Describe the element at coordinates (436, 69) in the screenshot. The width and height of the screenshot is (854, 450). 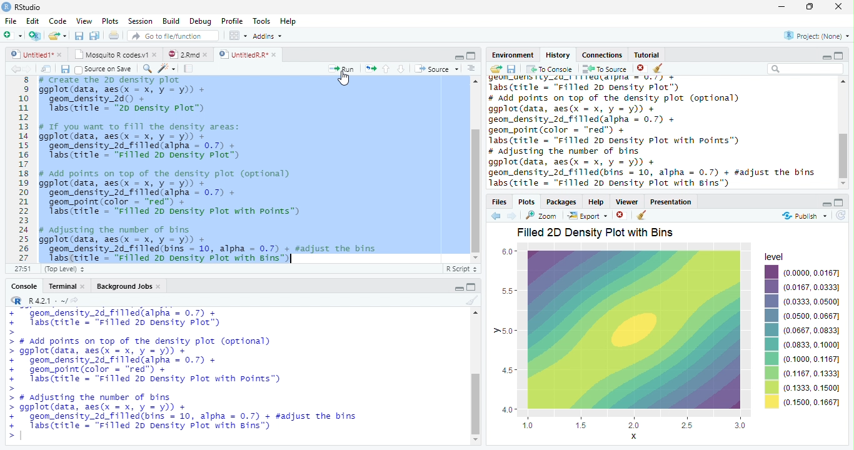
I see `Source` at that location.